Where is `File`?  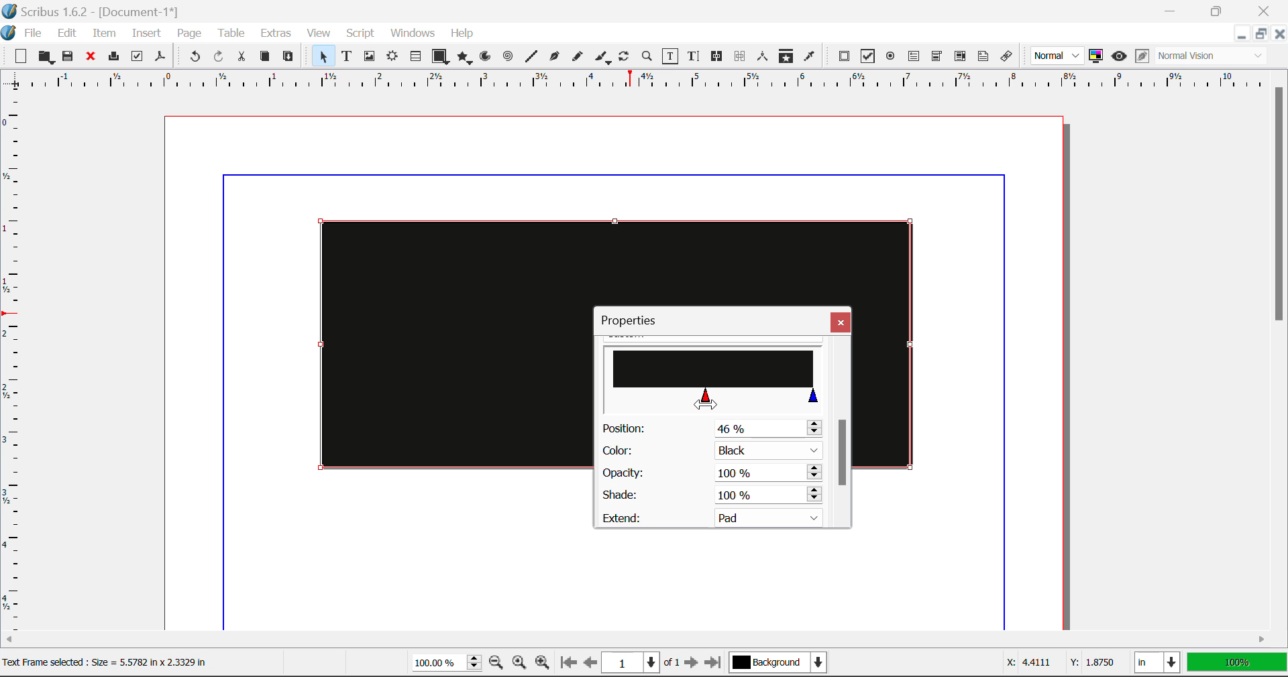
File is located at coordinates (36, 34).